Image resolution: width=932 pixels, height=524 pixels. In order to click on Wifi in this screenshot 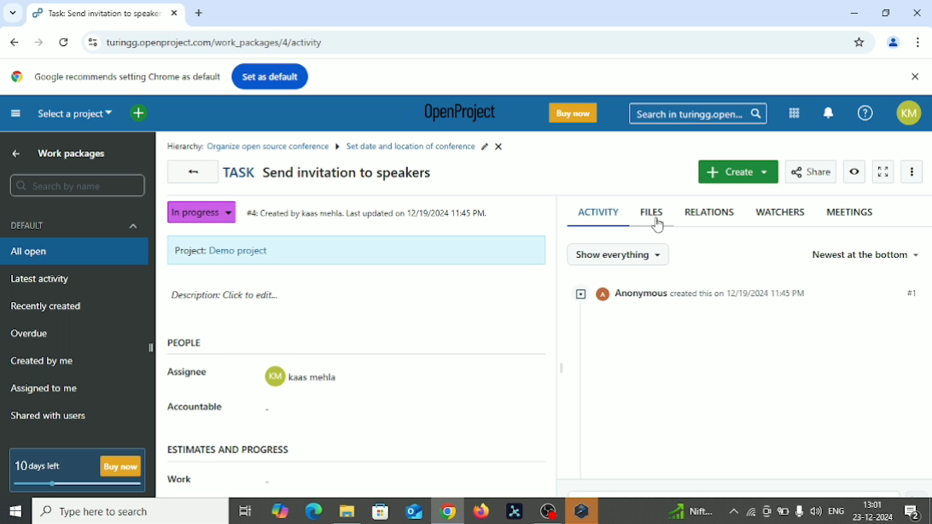, I will do `click(749, 511)`.